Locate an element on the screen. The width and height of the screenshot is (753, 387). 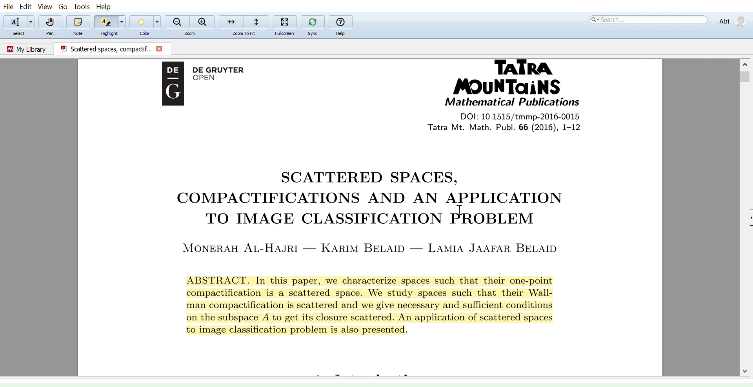
tatra Mt. Math Publi. 66 (2016), 1-12  is located at coordinates (521, 127).